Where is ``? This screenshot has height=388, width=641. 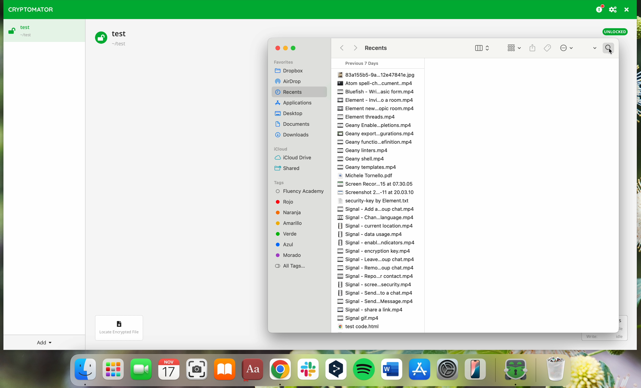  is located at coordinates (357, 49).